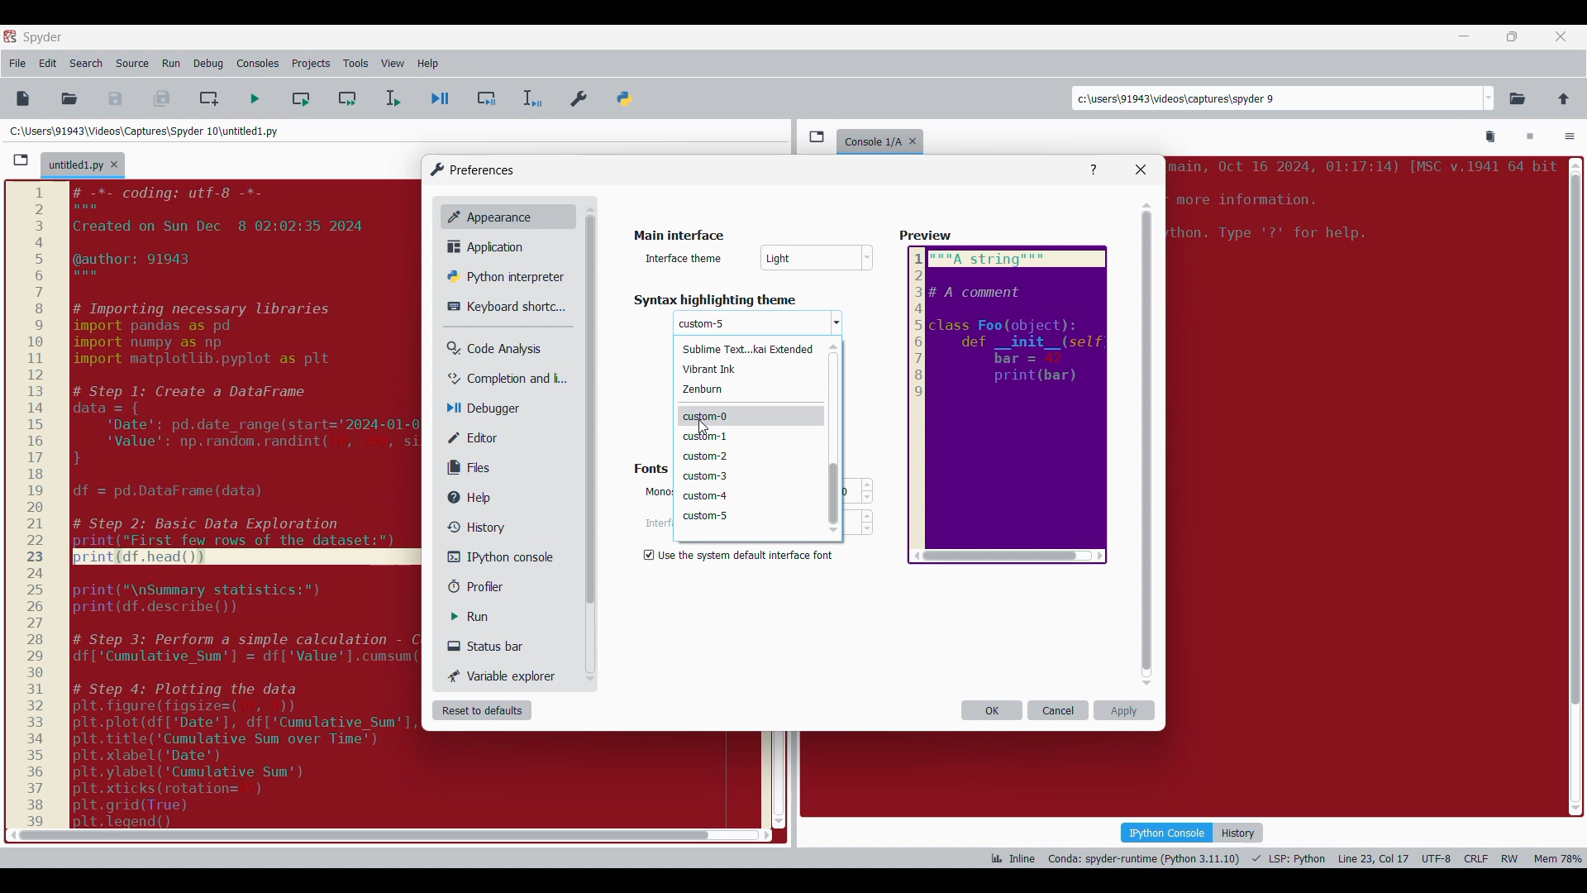 Image resolution: width=1587 pixels, height=893 pixels. Describe the element at coordinates (114, 165) in the screenshot. I see `Close tab` at that location.